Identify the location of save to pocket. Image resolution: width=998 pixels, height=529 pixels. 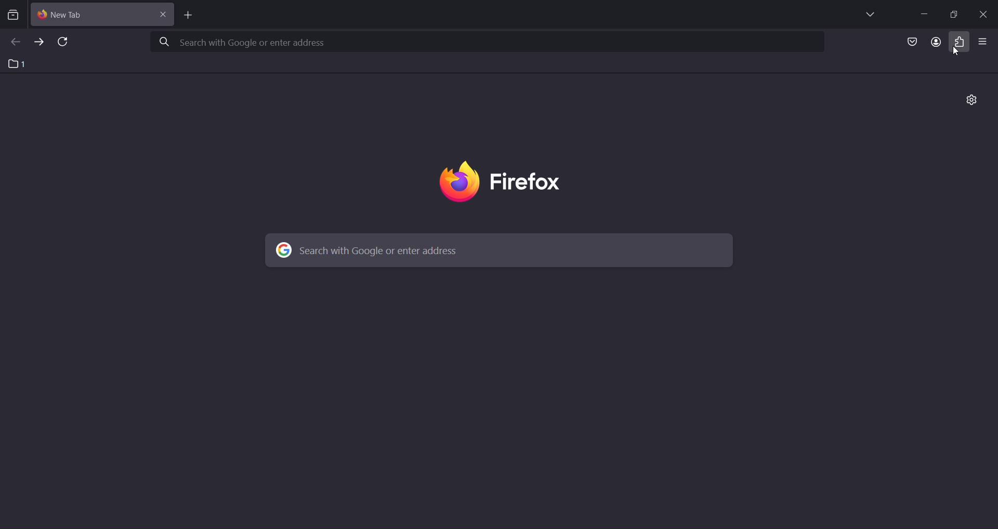
(911, 42).